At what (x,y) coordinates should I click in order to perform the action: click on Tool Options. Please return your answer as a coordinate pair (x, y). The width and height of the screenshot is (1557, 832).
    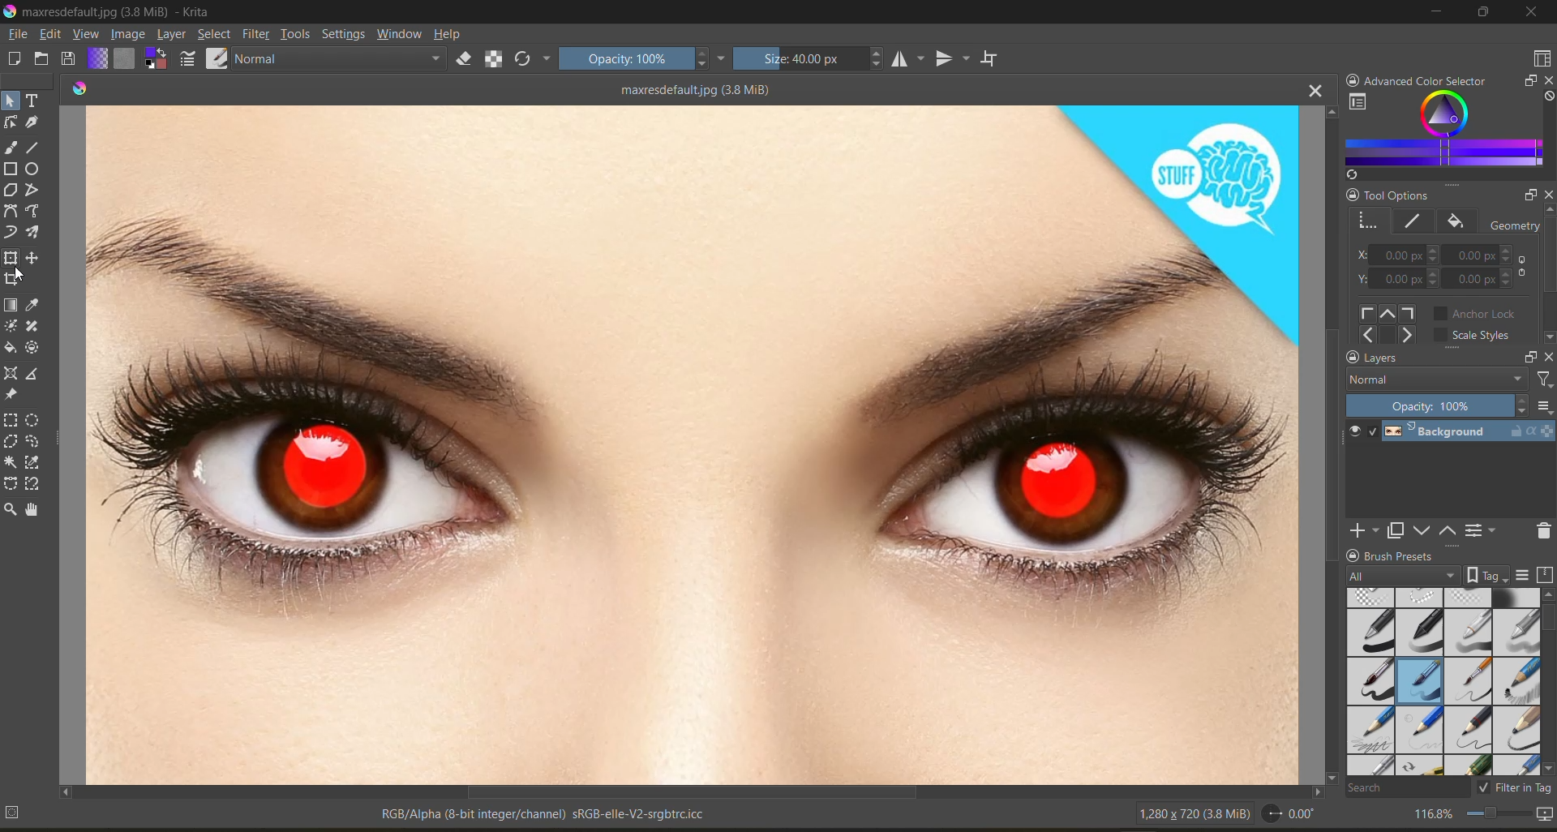
    Looking at the image, I should click on (1434, 192).